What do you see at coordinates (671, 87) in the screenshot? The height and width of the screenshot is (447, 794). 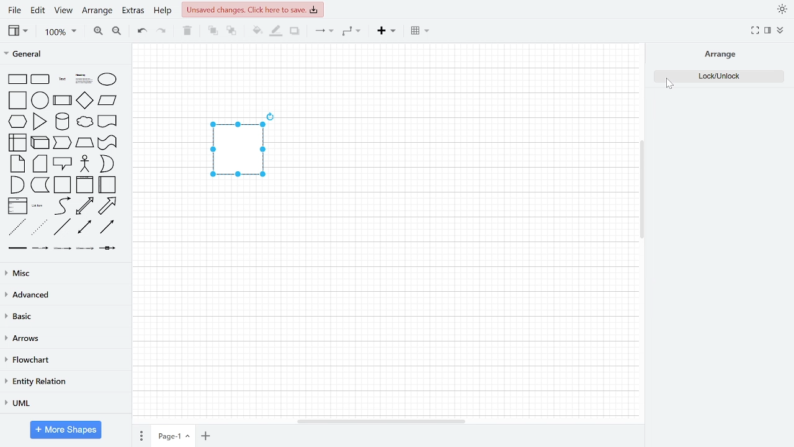 I see `cursor` at bounding box center [671, 87].